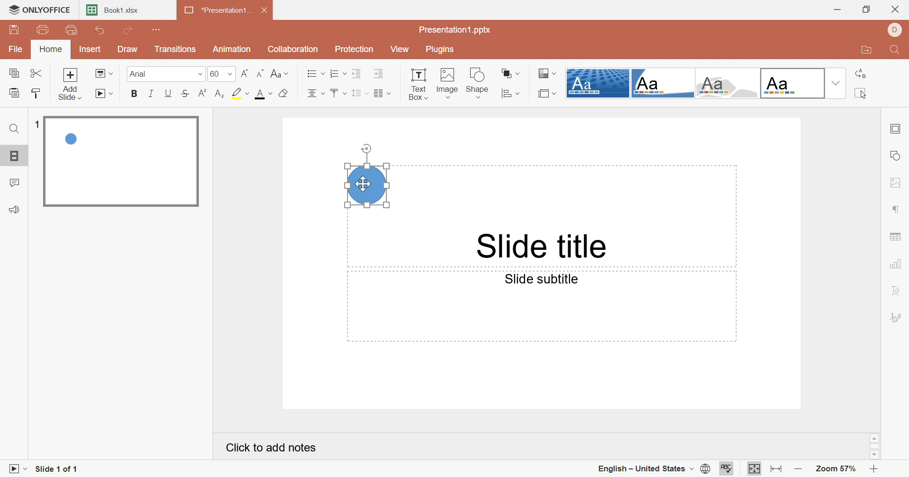 The height and width of the screenshot is (477, 909). Describe the element at coordinates (727, 83) in the screenshot. I see `Turtle` at that location.